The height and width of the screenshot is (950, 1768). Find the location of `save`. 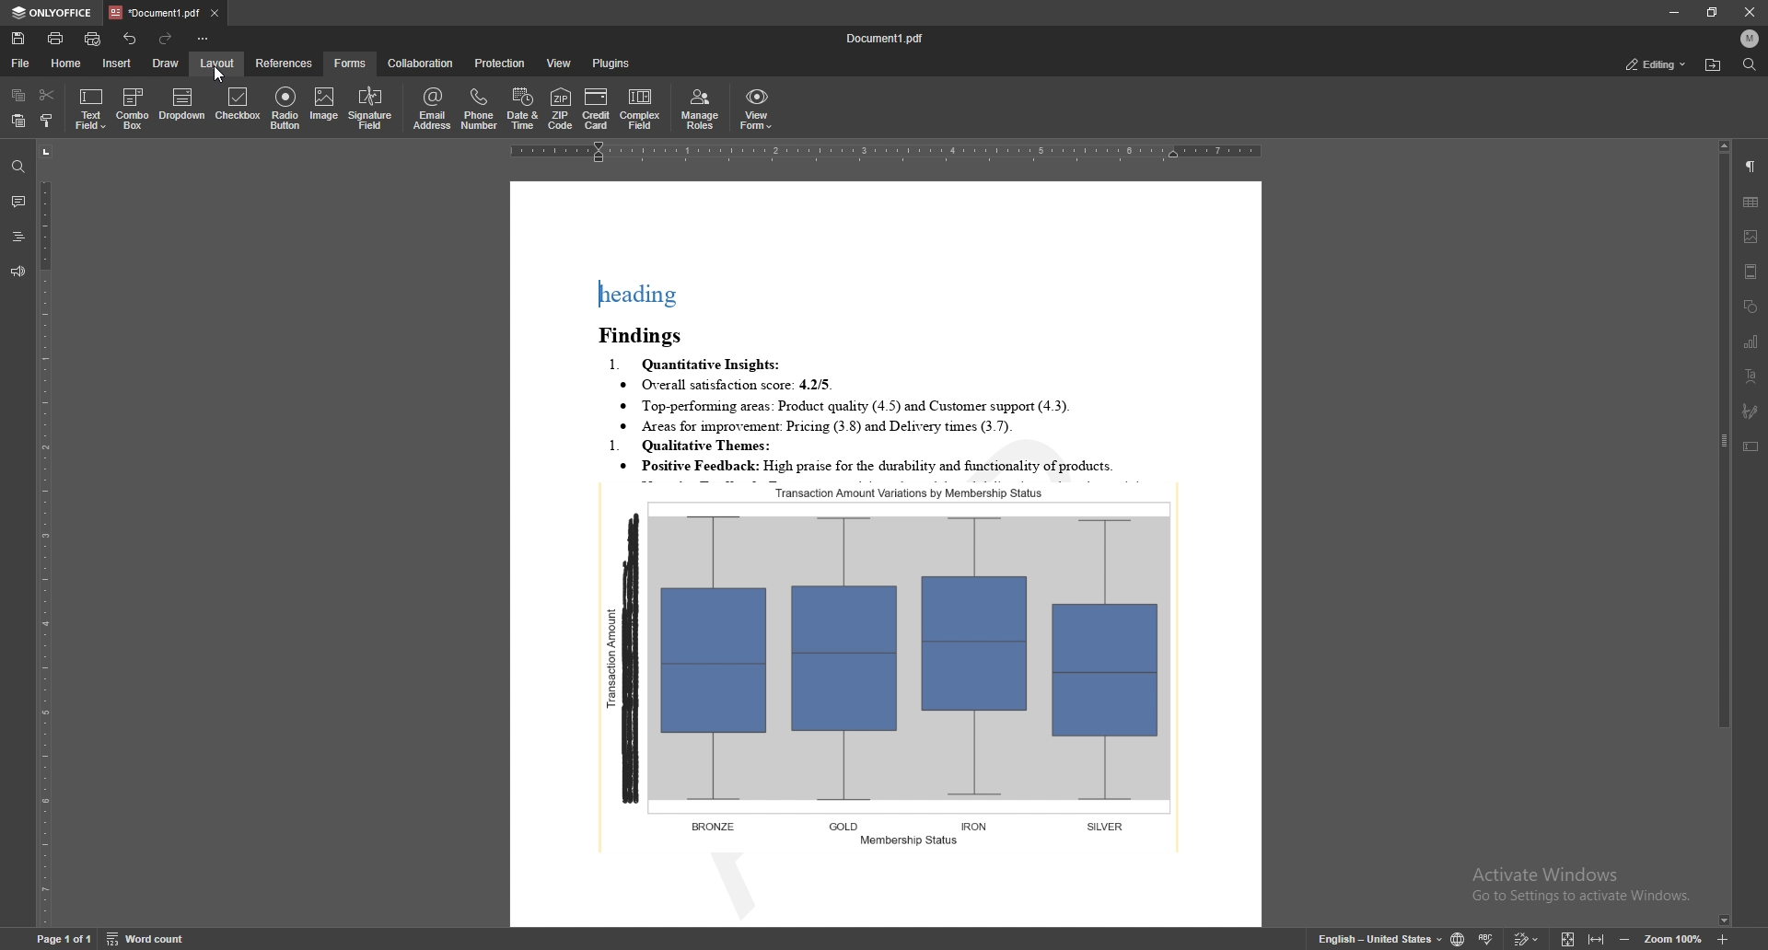

save is located at coordinates (18, 38).